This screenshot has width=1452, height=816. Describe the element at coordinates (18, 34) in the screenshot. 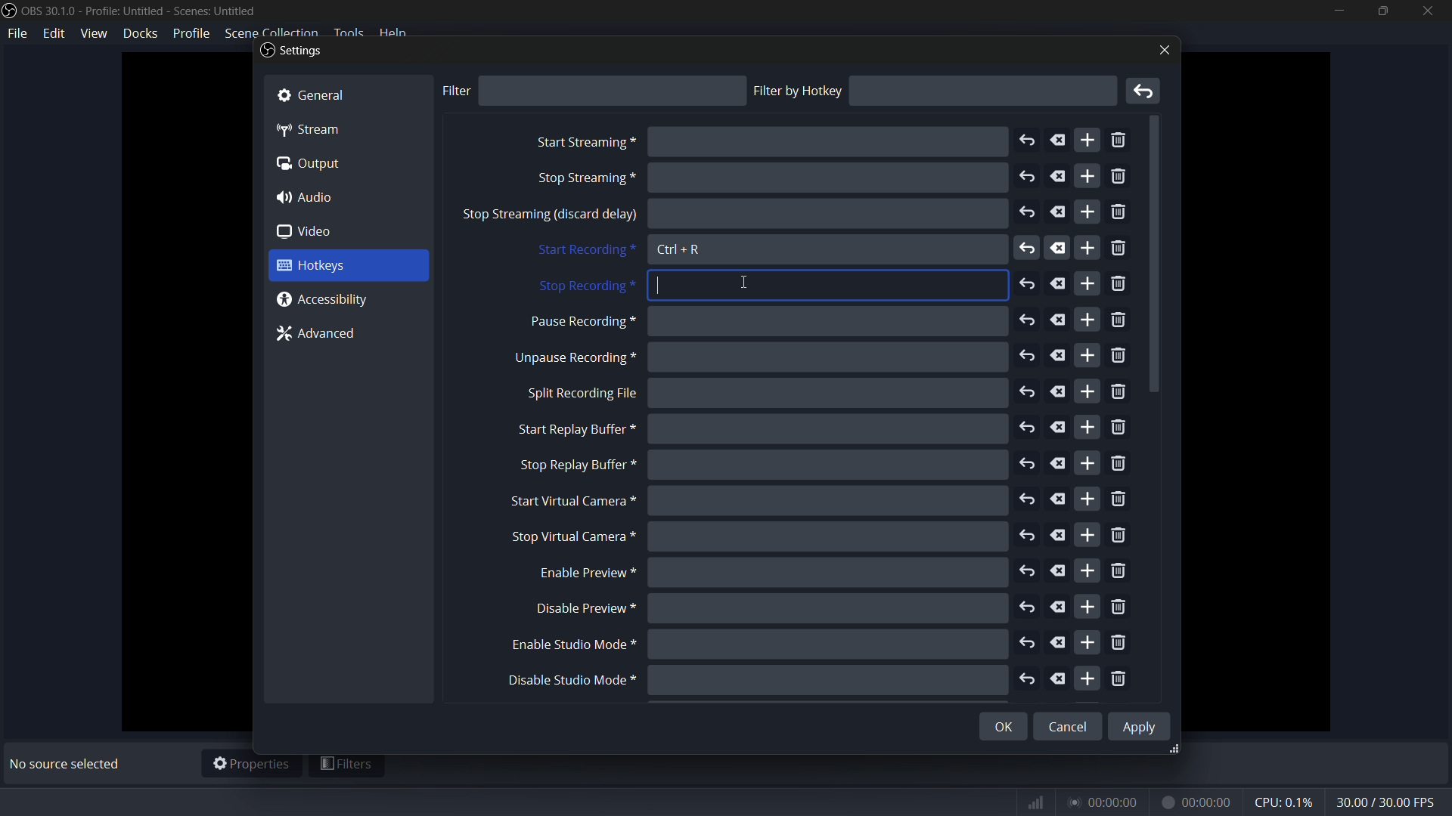

I see `file menu` at that location.